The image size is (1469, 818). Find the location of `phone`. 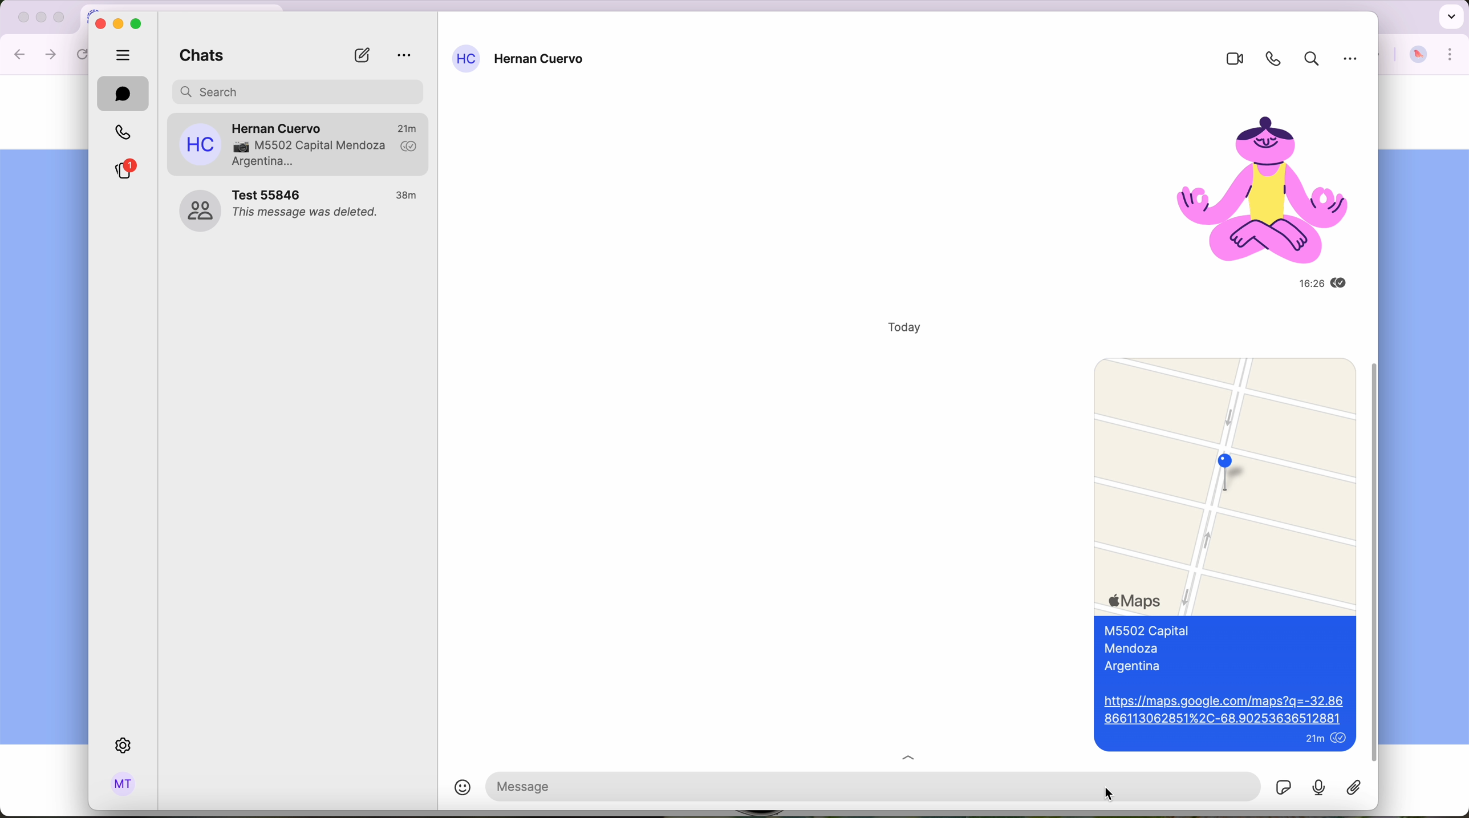

phone is located at coordinates (1269, 59).